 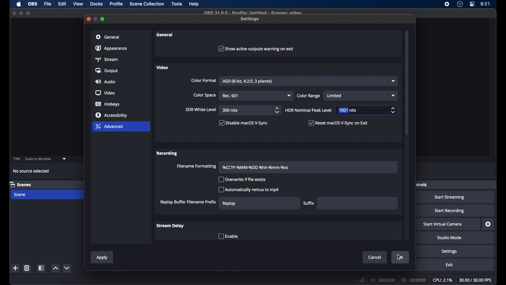 What do you see at coordinates (20, 184) in the screenshot?
I see `scenes` at bounding box center [20, 184].